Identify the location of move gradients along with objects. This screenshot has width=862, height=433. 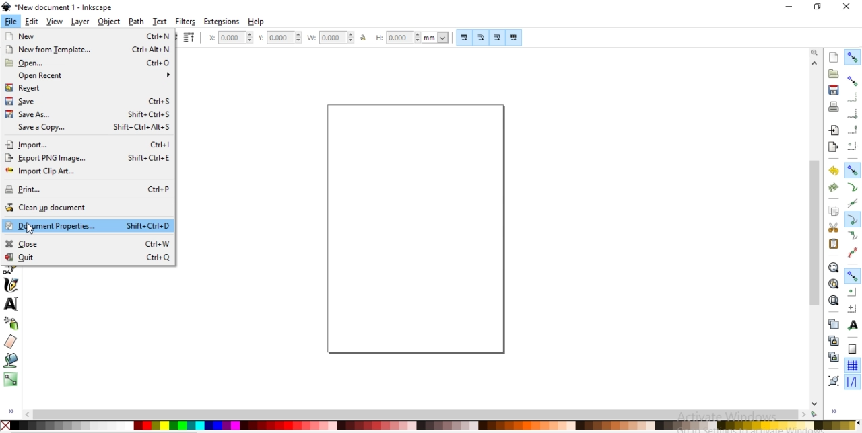
(496, 38).